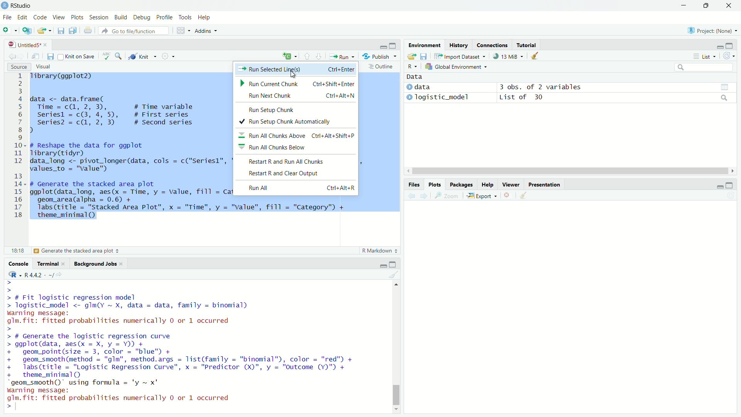 The height and width of the screenshot is (417, 741). Describe the element at coordinates (43, 32) in the screenshot. I see `export` at that location.